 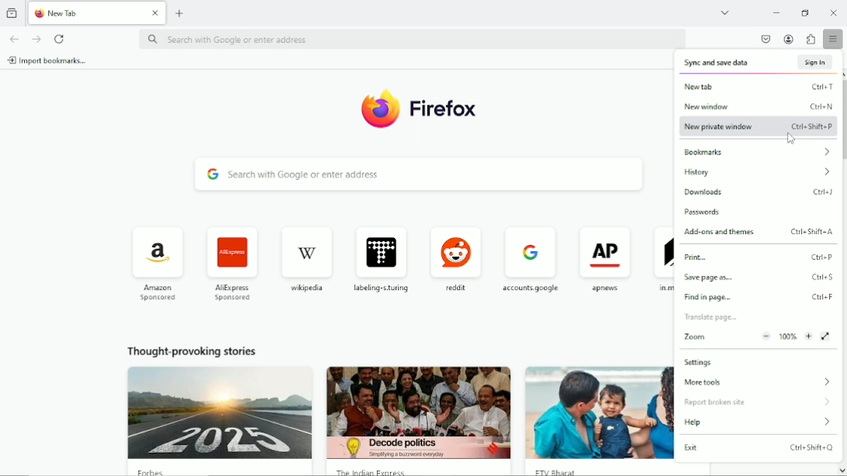 I want to click on downloads, so click(x=759, y=192).